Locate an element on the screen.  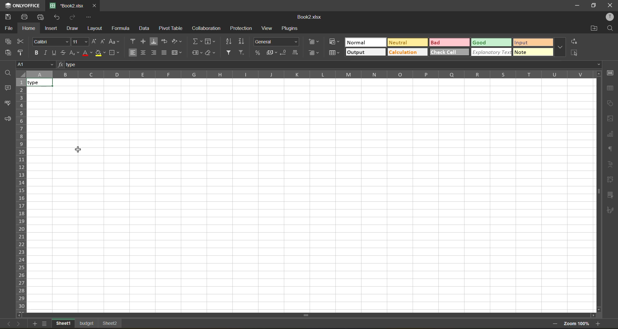
home is located at coordinates (29, 28).